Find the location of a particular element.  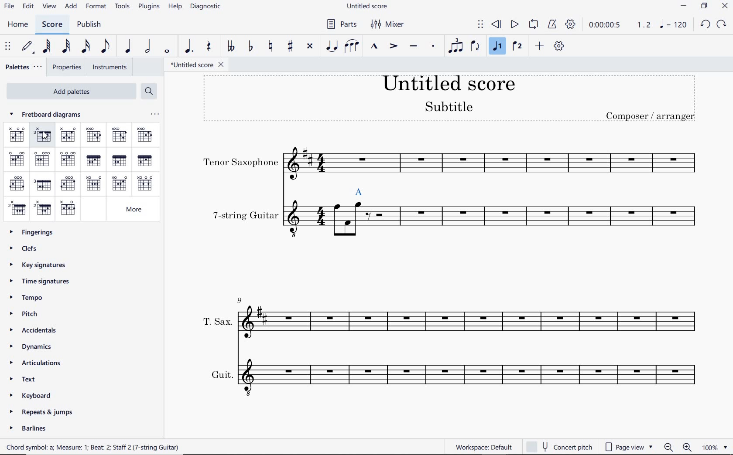

D is located at coordinates (93, 135).